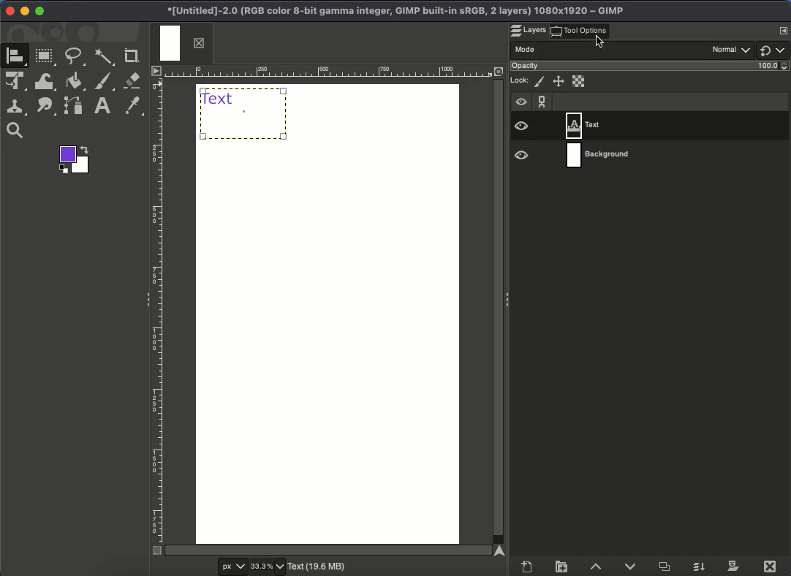 The width and height of the screenshot is (791, 576). What do you see at coordinates (47, 107) in the screenshot?
I see `Path` at bounding box center [47, 107].